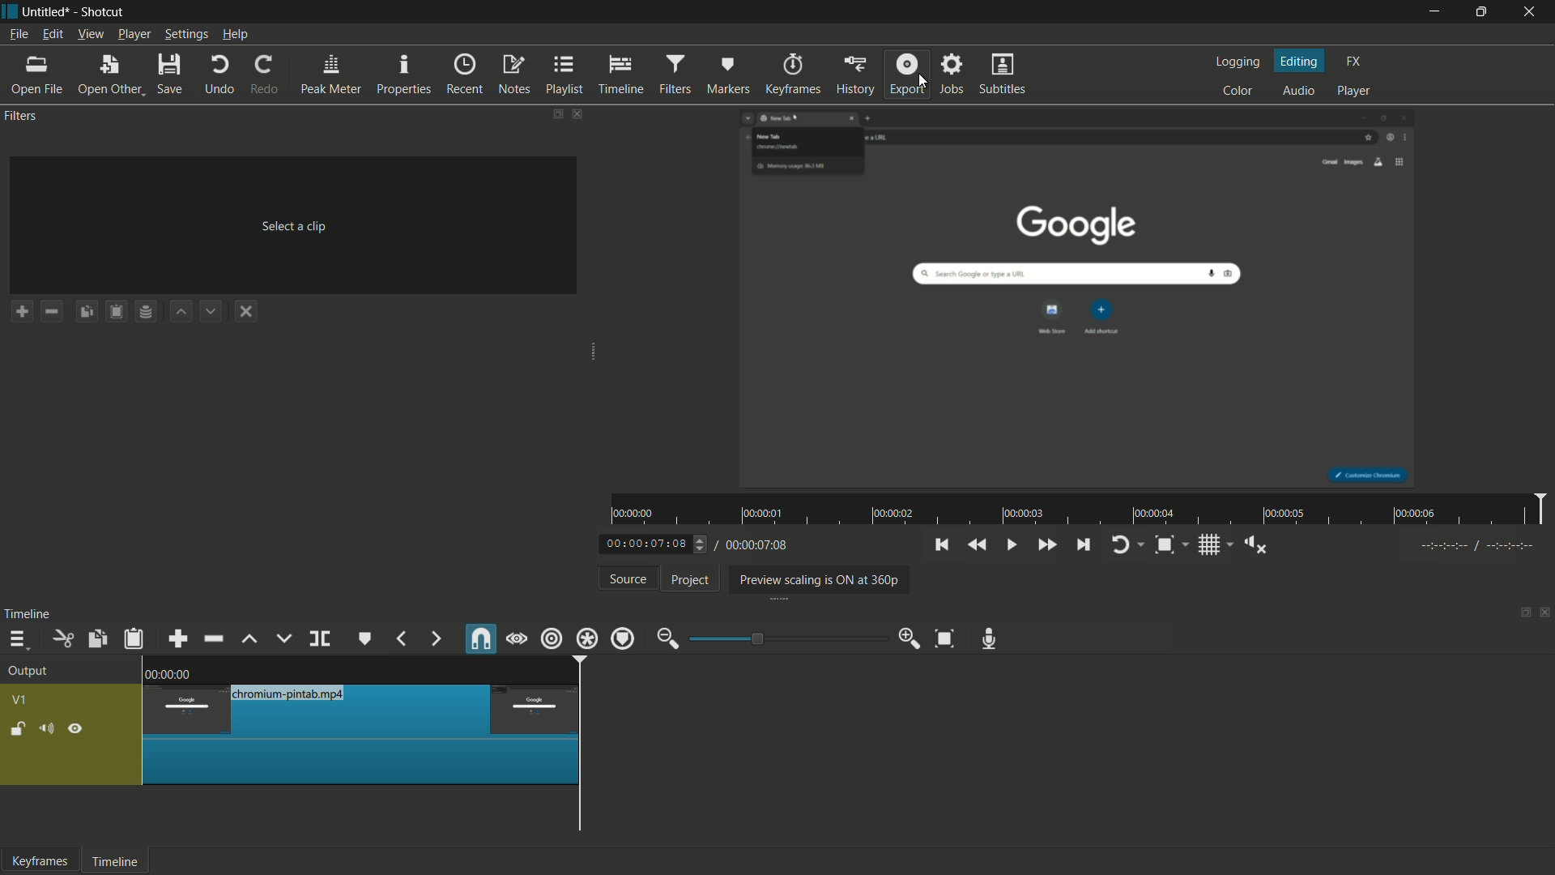  What do you see at coordinates (673, 75) in the screenshot?
I see `filters` at bounding box center [673, 75].